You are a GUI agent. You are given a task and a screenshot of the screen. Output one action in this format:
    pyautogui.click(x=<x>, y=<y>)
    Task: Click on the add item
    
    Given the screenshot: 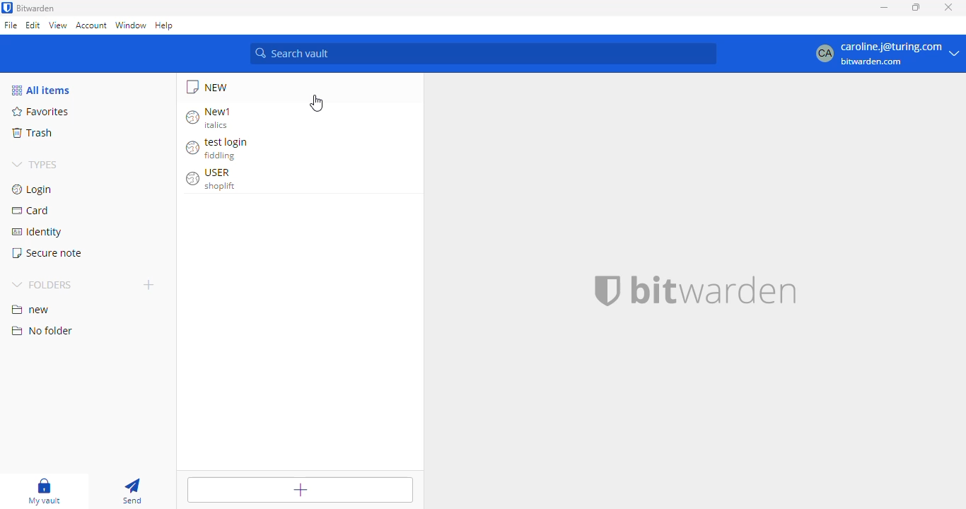 What is the action you would take?
    pyautogui.click(x=301, y=491)
    